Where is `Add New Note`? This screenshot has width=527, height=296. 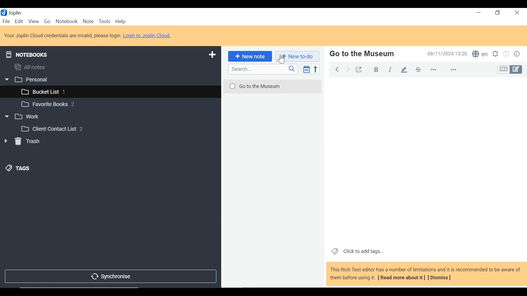 Add New Note is located at coordinates (249, 56).